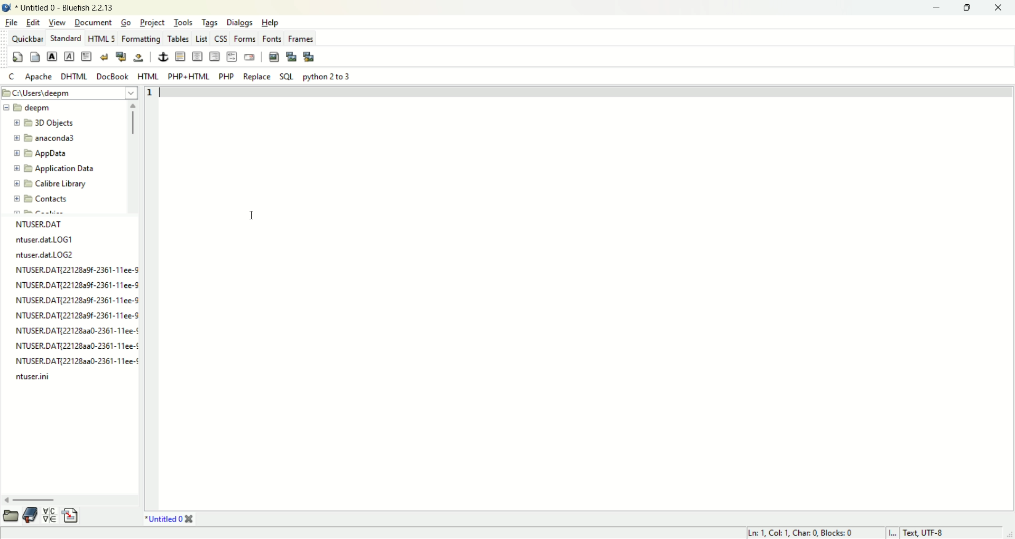 This screenshot has width=1015, height=539. What do you see at coordinates (45, 183) in the screenshot?
I see `calibre` at bounding box center [45, 183].